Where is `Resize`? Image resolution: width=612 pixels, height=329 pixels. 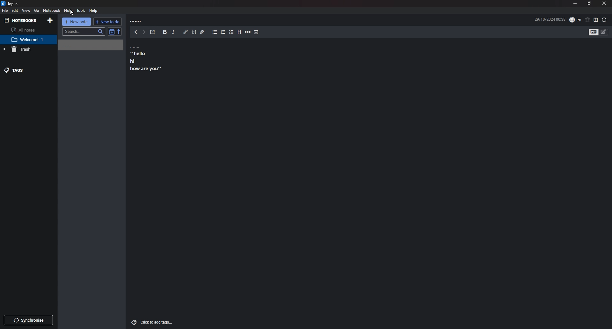 Resize is located at coordinates (590, 3).